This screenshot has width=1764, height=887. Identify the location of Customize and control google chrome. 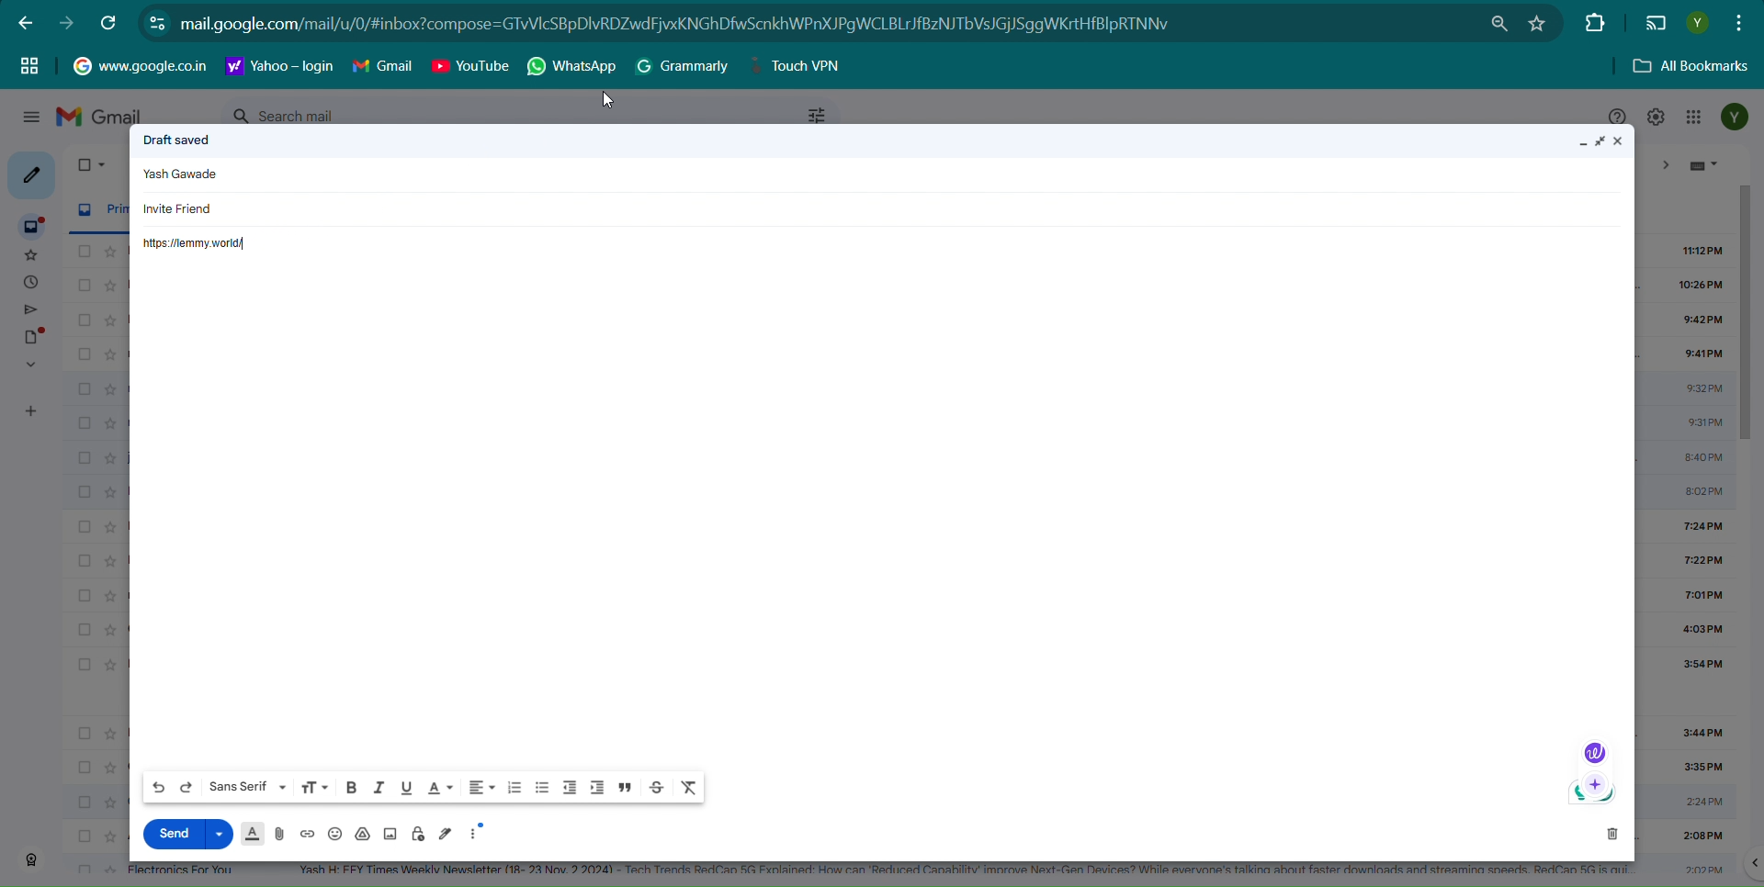
(1741, 21).